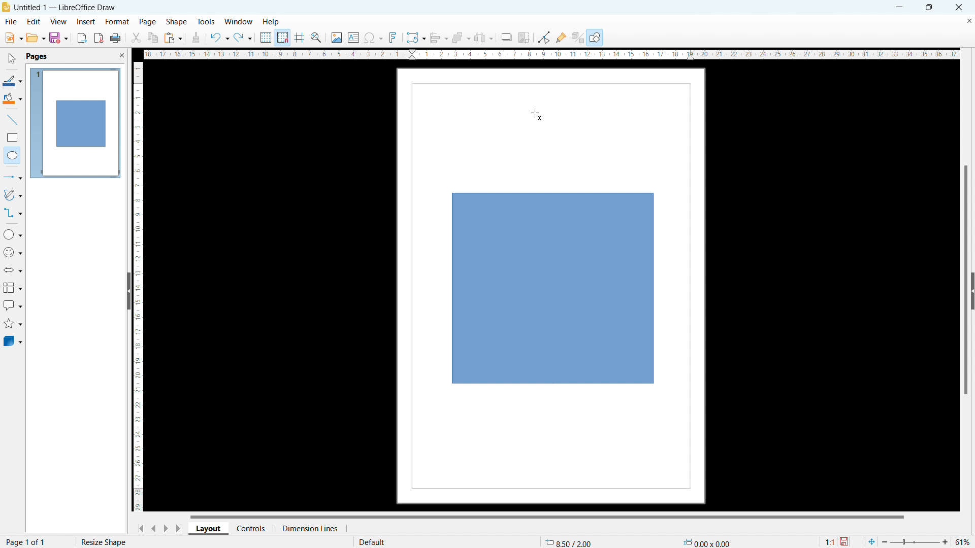 This screenshot has width=975, height=548. I want to click on new, so click(13, 38).